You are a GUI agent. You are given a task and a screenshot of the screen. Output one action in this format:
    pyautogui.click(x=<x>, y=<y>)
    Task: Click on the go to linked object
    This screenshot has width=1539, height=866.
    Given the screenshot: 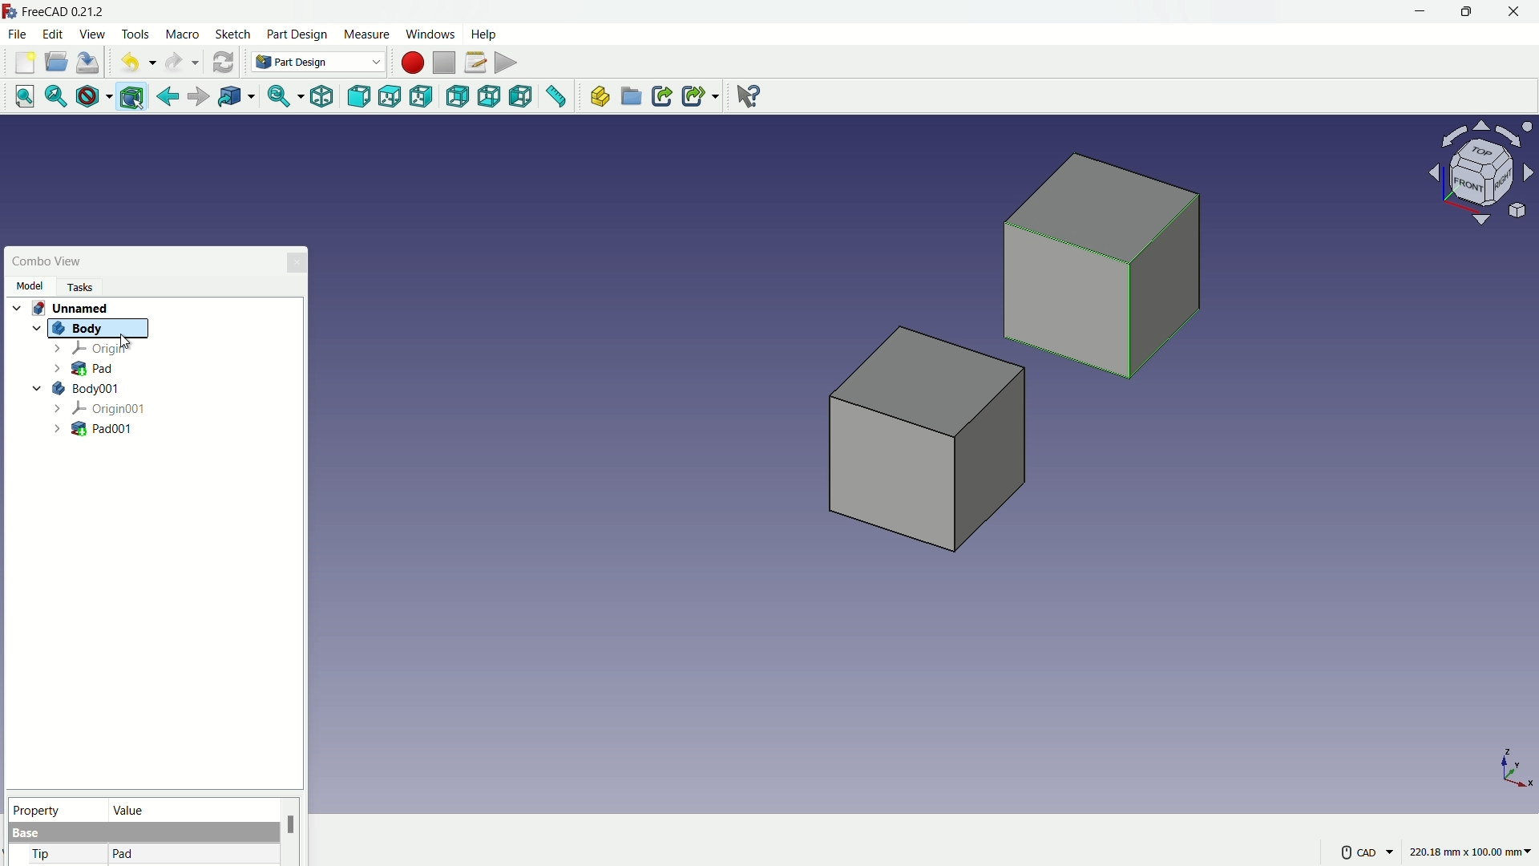 What is the action you would take?
    pyautogui.click(x=235, y=98)
    